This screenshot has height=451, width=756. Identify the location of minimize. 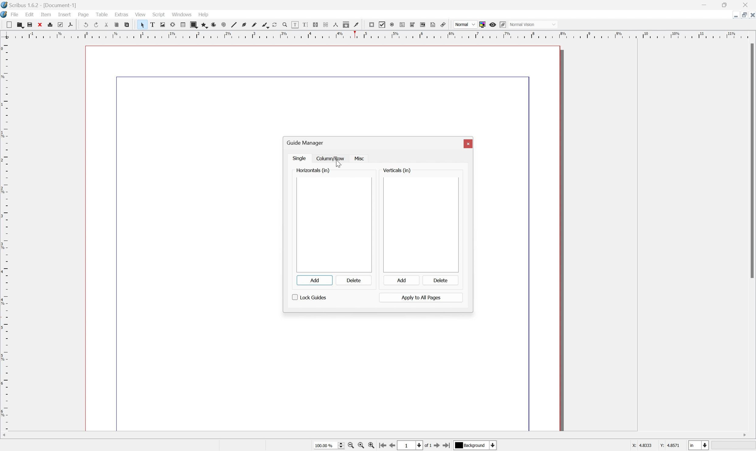
(704, 4).